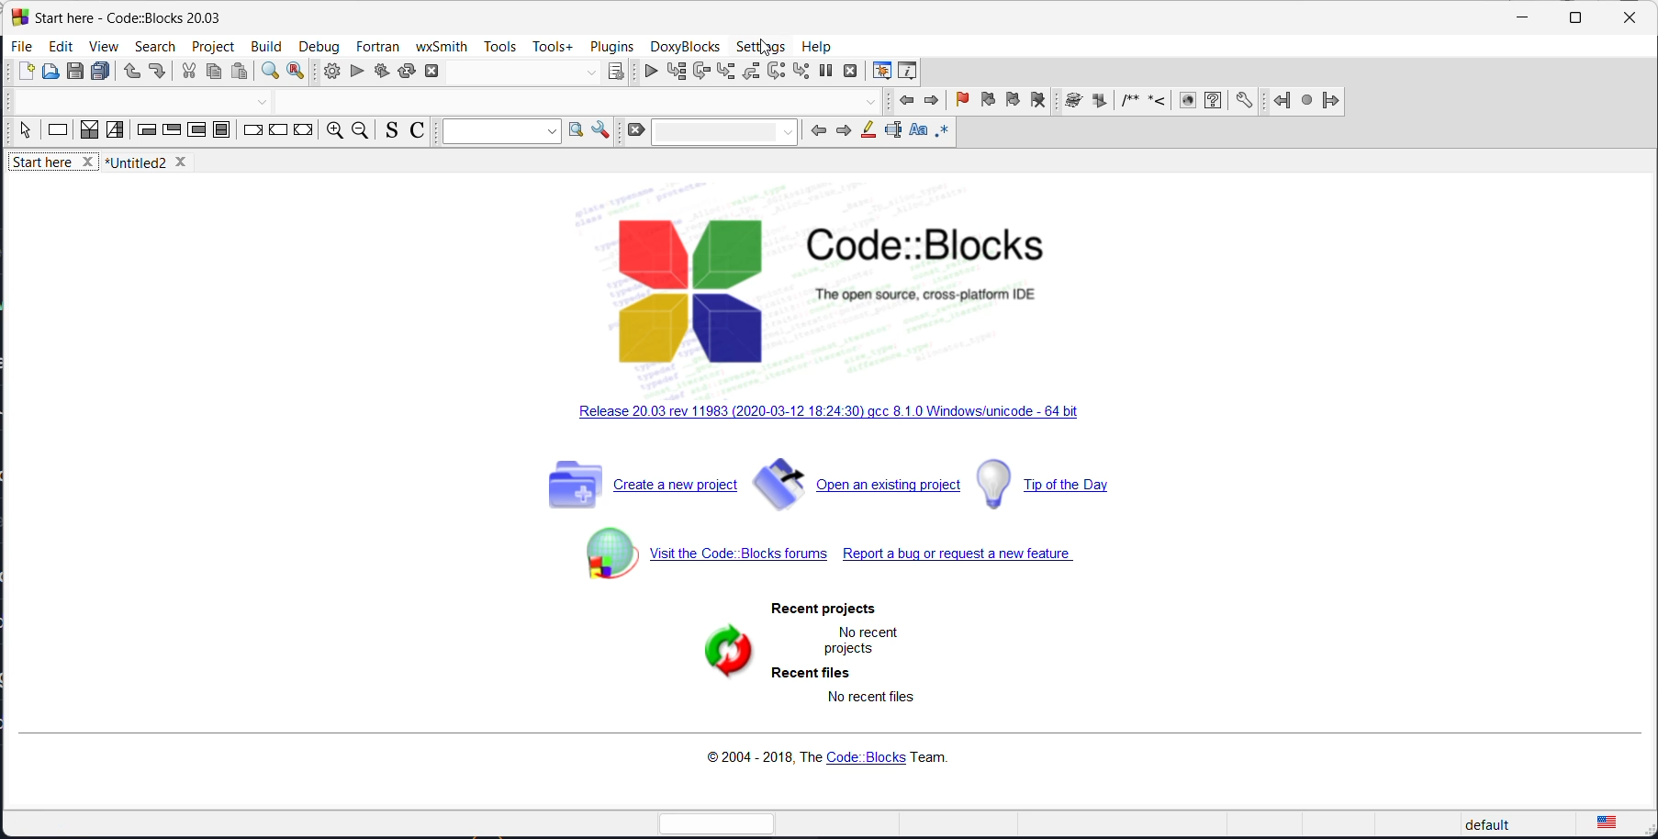 Image resolution: width=1658 pixels, height=839 pixels. What do you see at coordinates (1127, 103) in the screenshot?
I see `icon` at bounding box center [1127, 103].